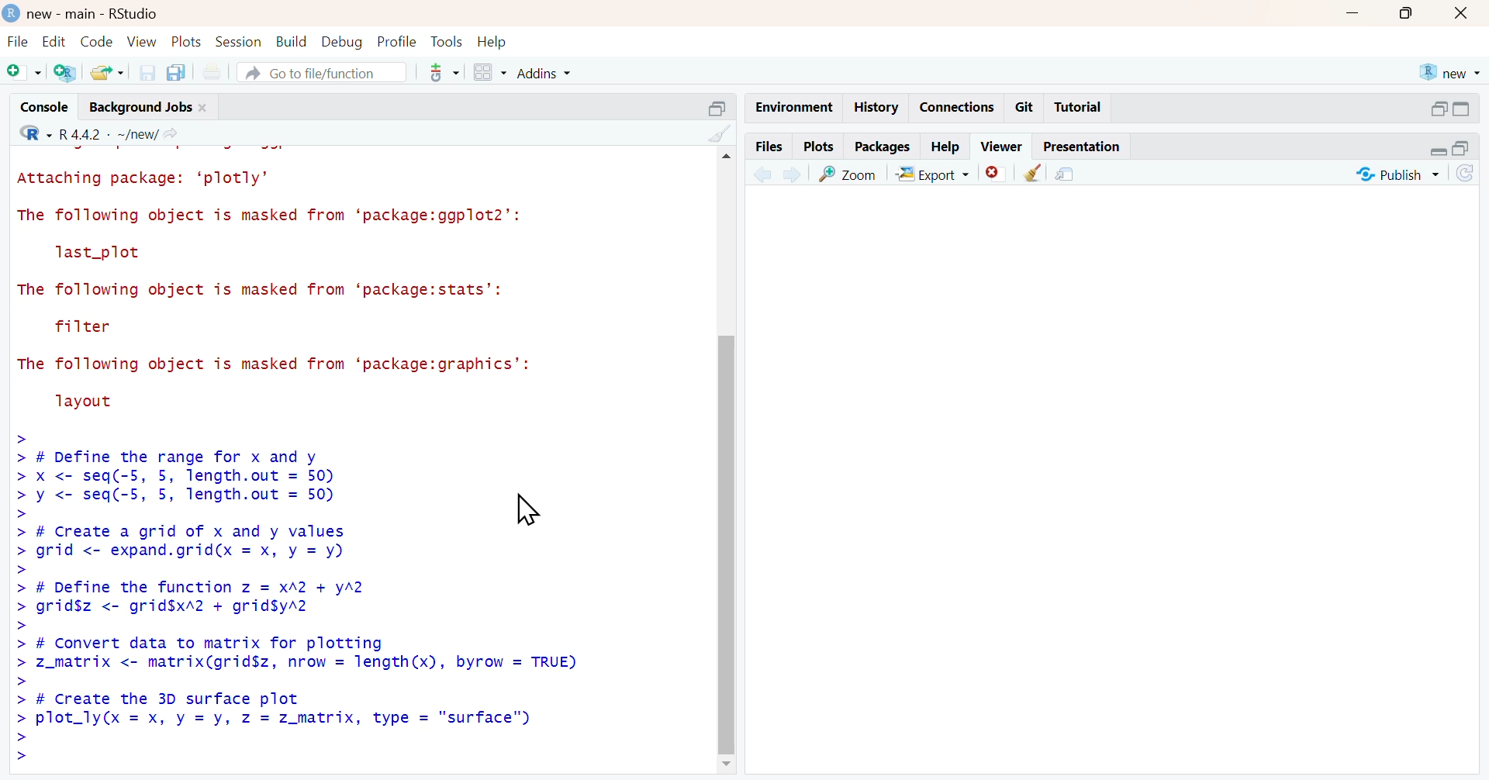 The image size is (1489, 780). I want to click on tools, so click(446, 40).